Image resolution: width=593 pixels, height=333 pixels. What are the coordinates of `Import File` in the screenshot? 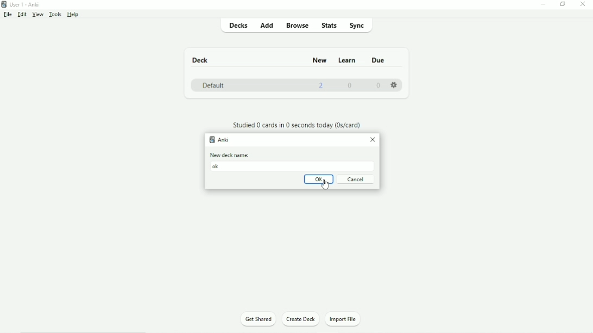 It's located at (347, 319).